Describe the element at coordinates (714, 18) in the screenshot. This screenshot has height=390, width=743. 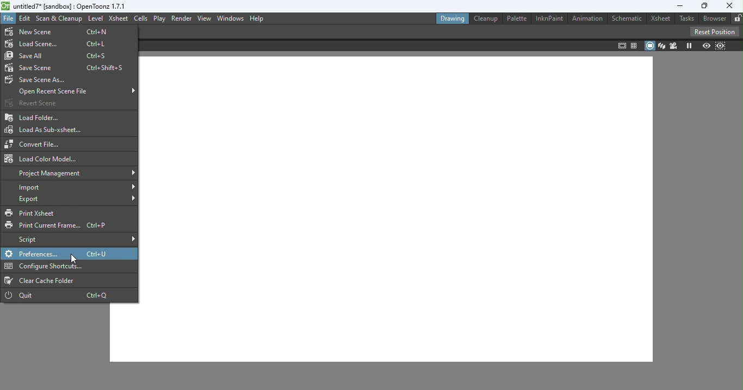
I see `Browser` at that location.